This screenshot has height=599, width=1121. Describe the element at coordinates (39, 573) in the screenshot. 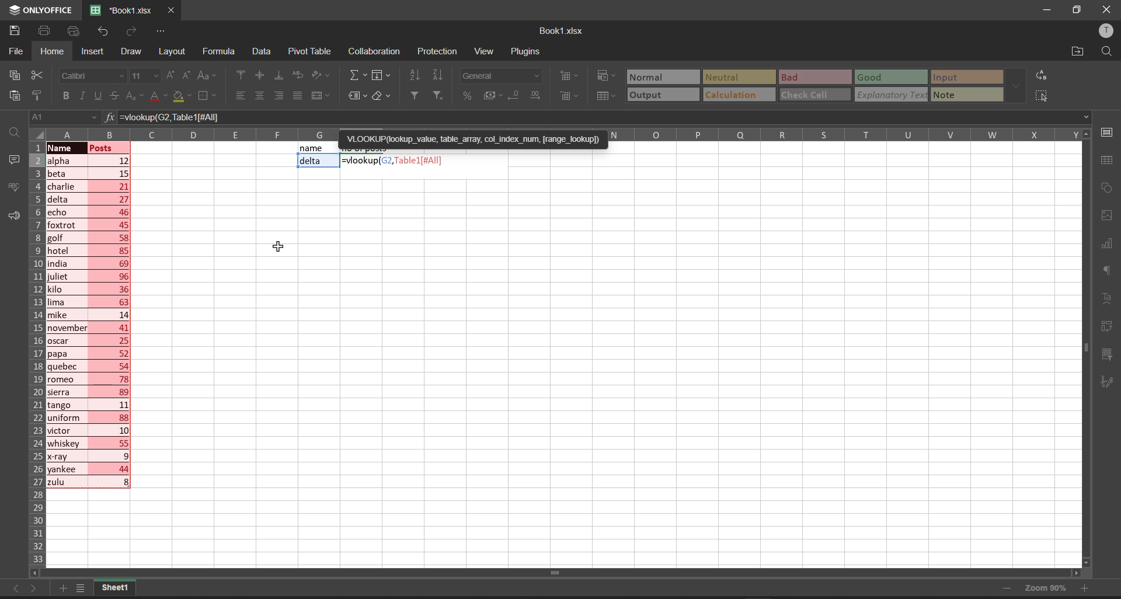

I see `scroll left` at that location.